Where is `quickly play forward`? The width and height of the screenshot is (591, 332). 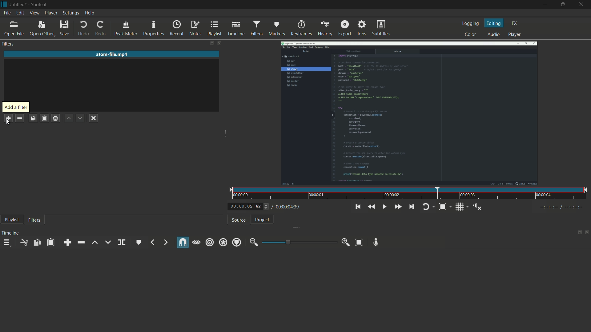
quickly play forward is located at coordinates (398, 207).